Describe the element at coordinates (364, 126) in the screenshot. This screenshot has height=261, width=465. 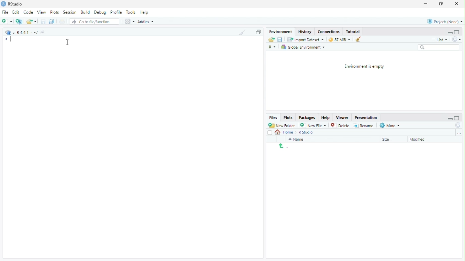
I see `Rename` at that location.